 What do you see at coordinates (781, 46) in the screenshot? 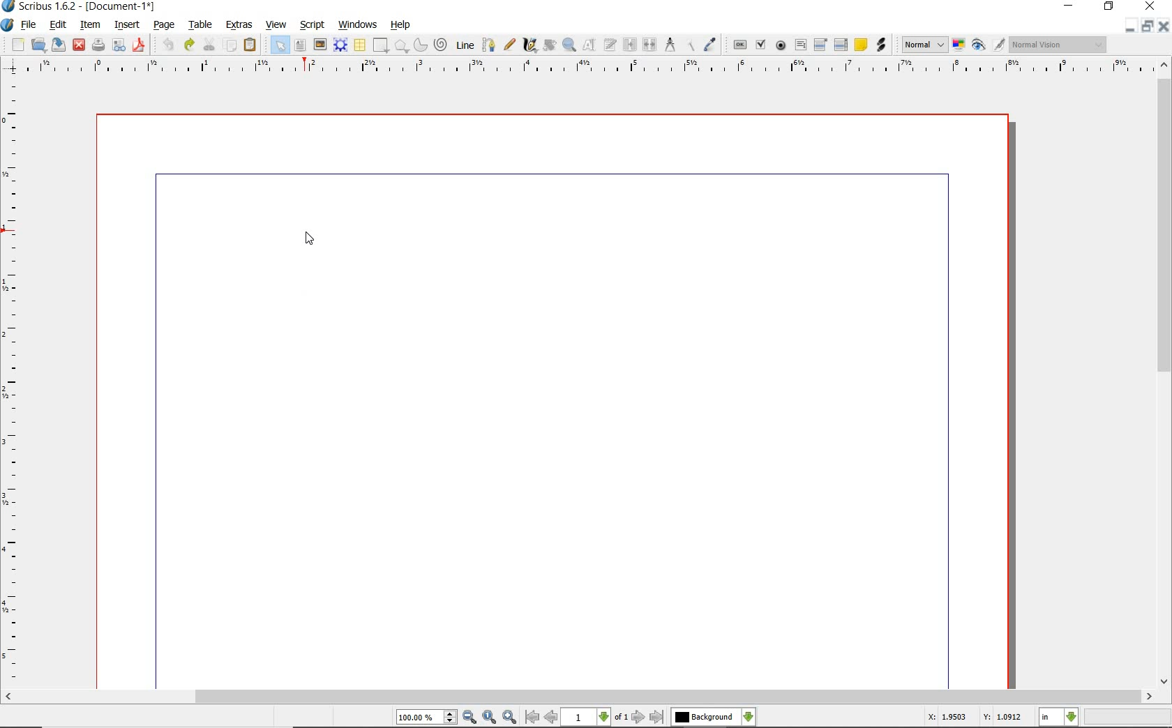
I see `pdf radio box` at bounding box center [781, 46].